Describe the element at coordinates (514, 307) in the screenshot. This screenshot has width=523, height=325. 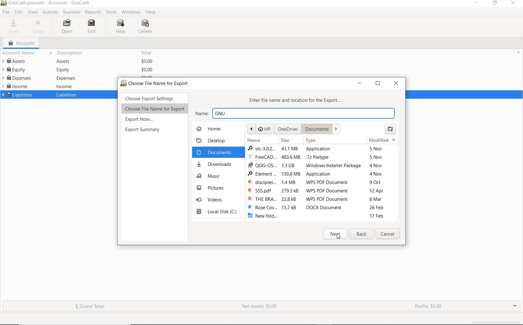
I see `EXPAND` at that location.